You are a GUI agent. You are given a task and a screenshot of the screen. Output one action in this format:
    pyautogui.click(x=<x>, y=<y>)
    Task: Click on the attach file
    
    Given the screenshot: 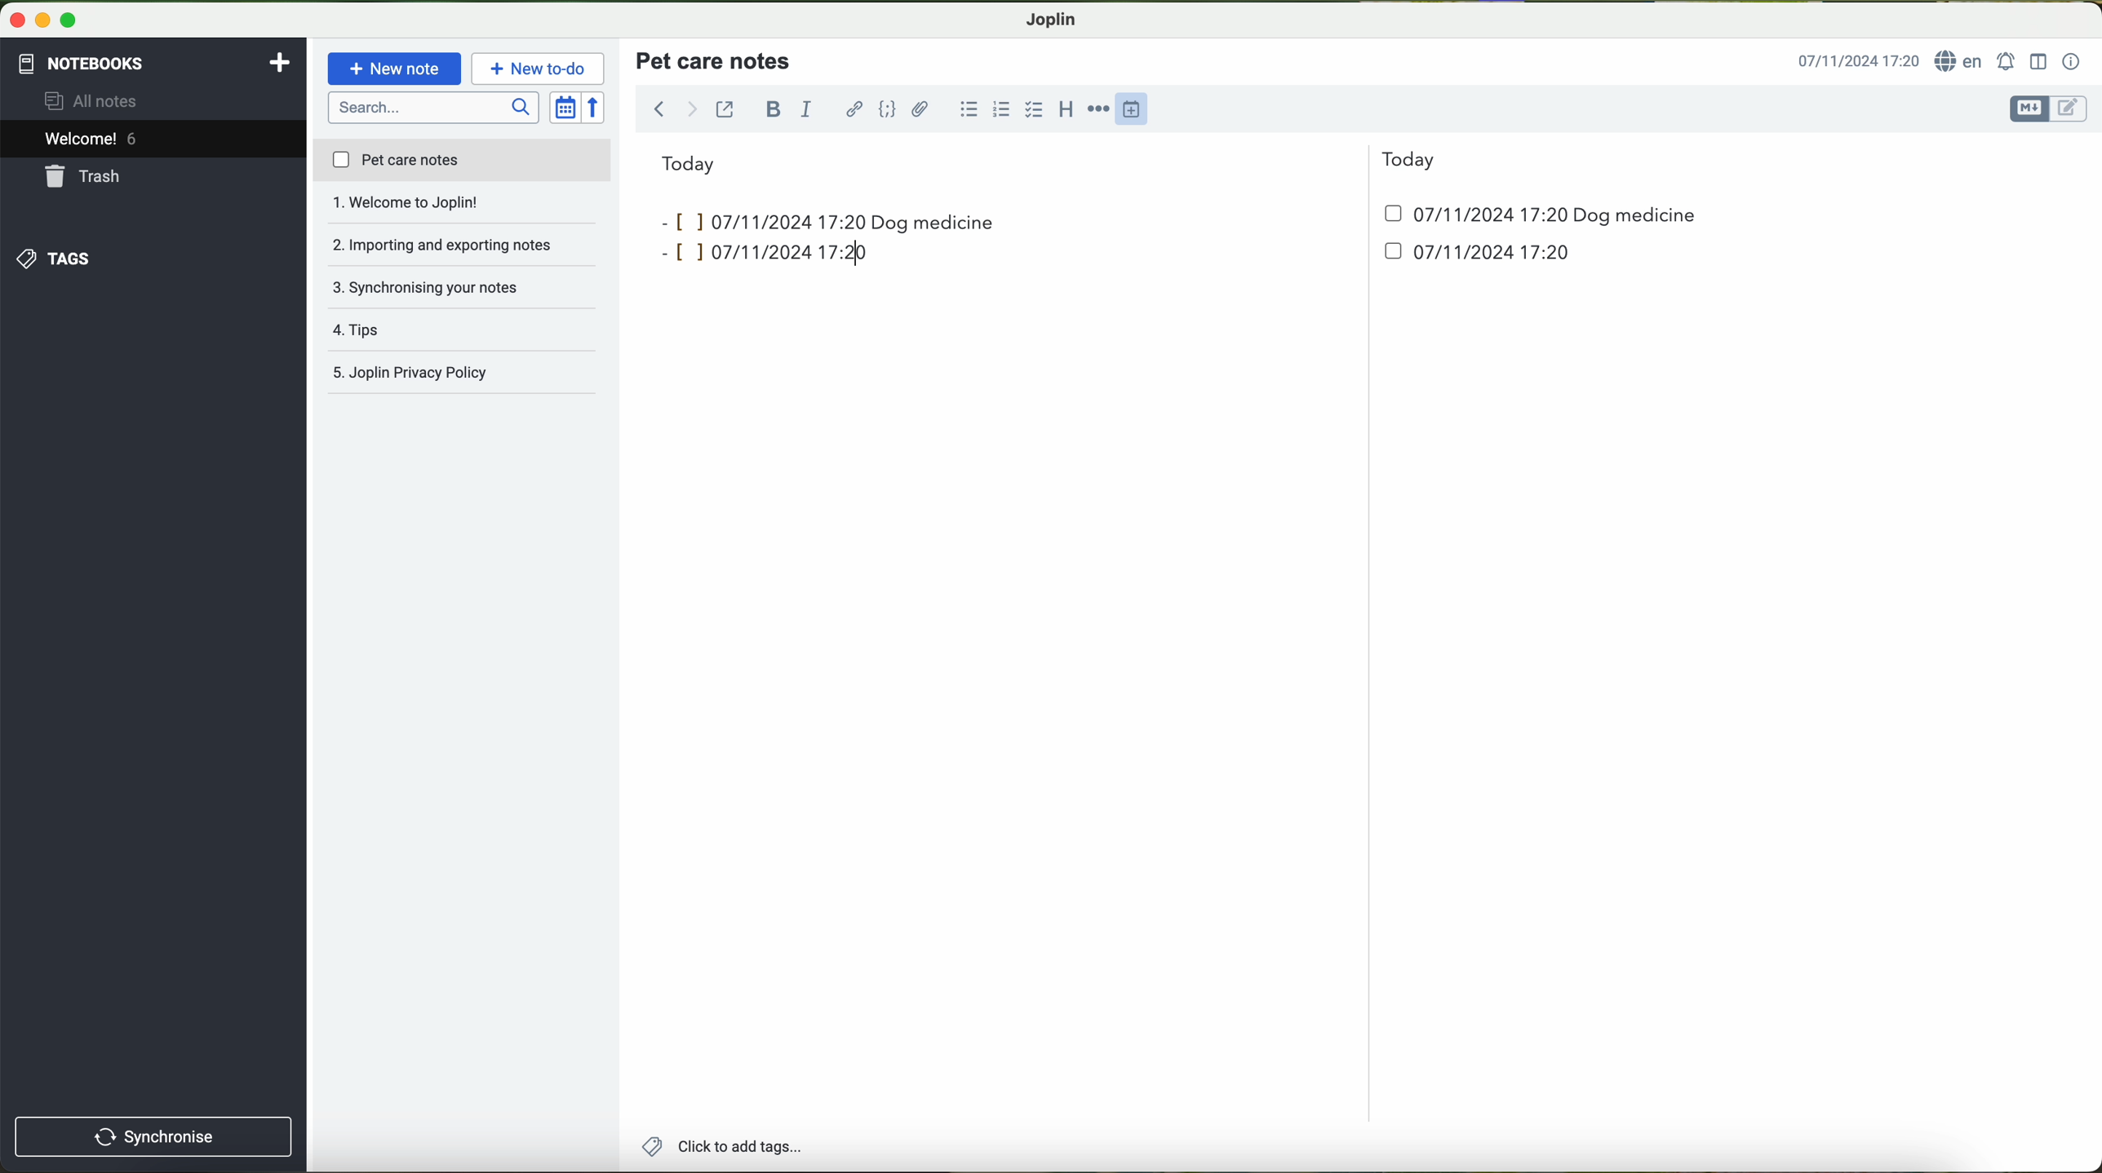 What is the action you would take?
    pyautogui.click(x=920, y=108)
    